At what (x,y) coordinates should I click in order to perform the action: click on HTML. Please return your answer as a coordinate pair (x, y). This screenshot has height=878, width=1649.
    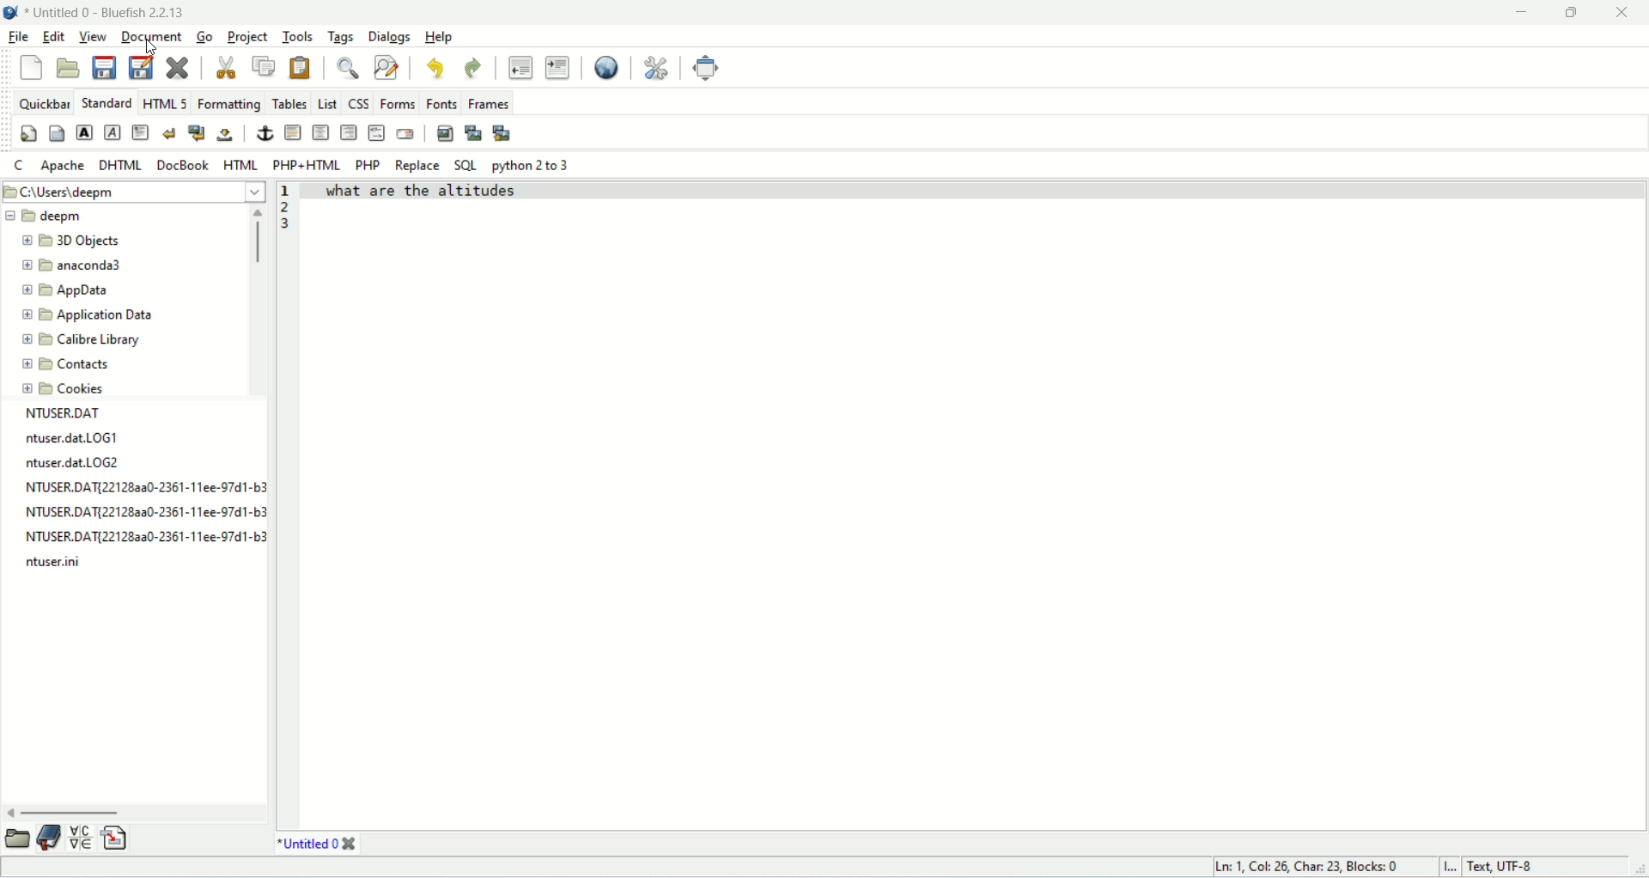
    Looking at the image, I should click on (239, 163).